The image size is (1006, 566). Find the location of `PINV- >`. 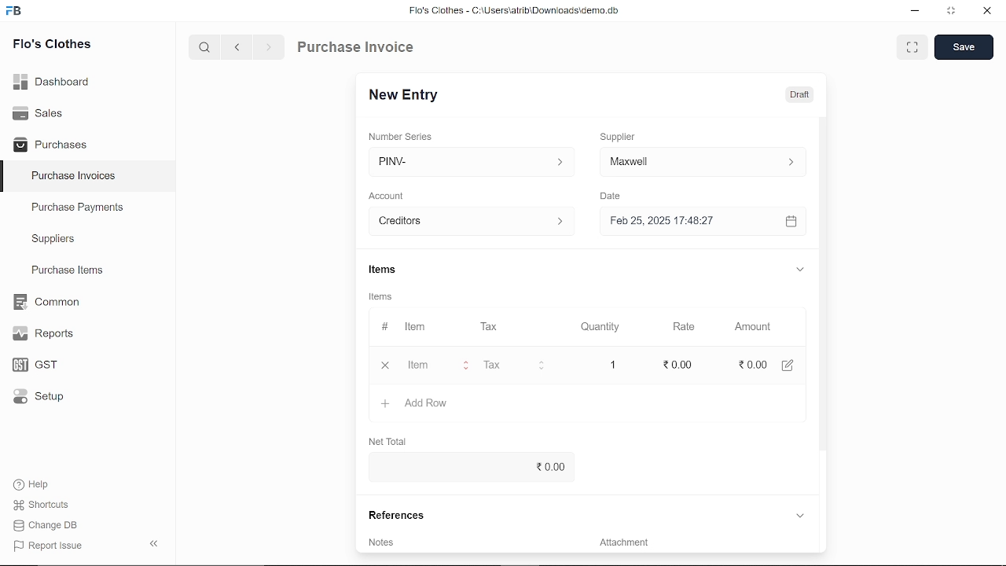

PINV- > is located at coordinates (466, 162).